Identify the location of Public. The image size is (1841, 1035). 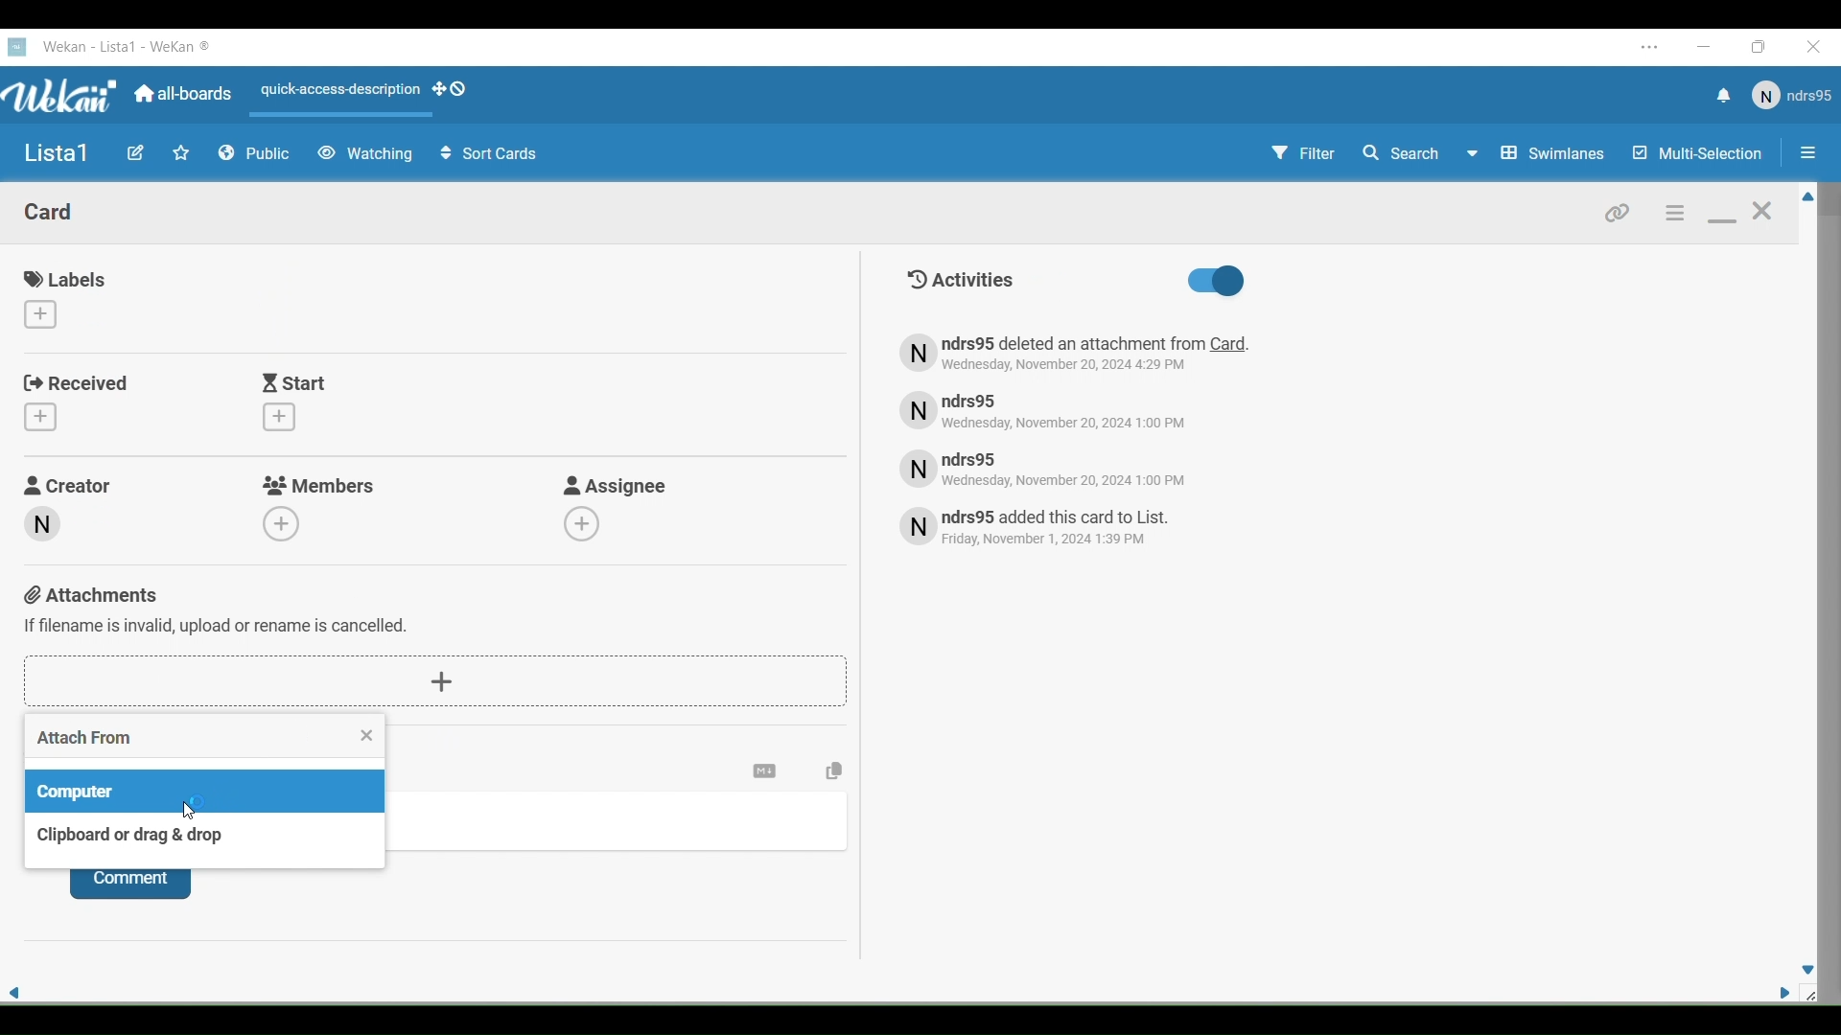
(255, 154).